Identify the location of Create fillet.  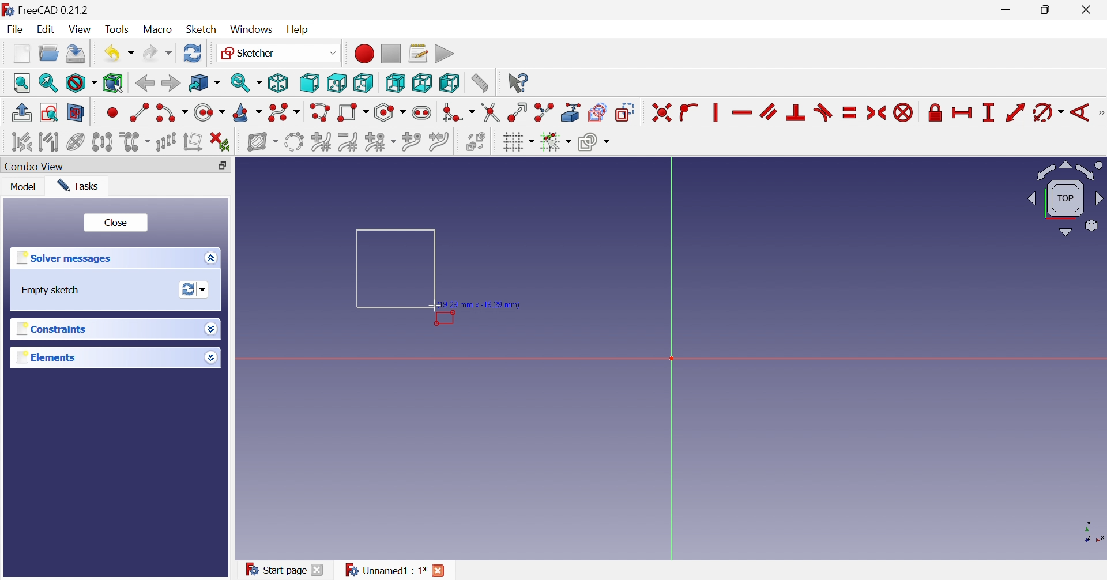
(458, 113).